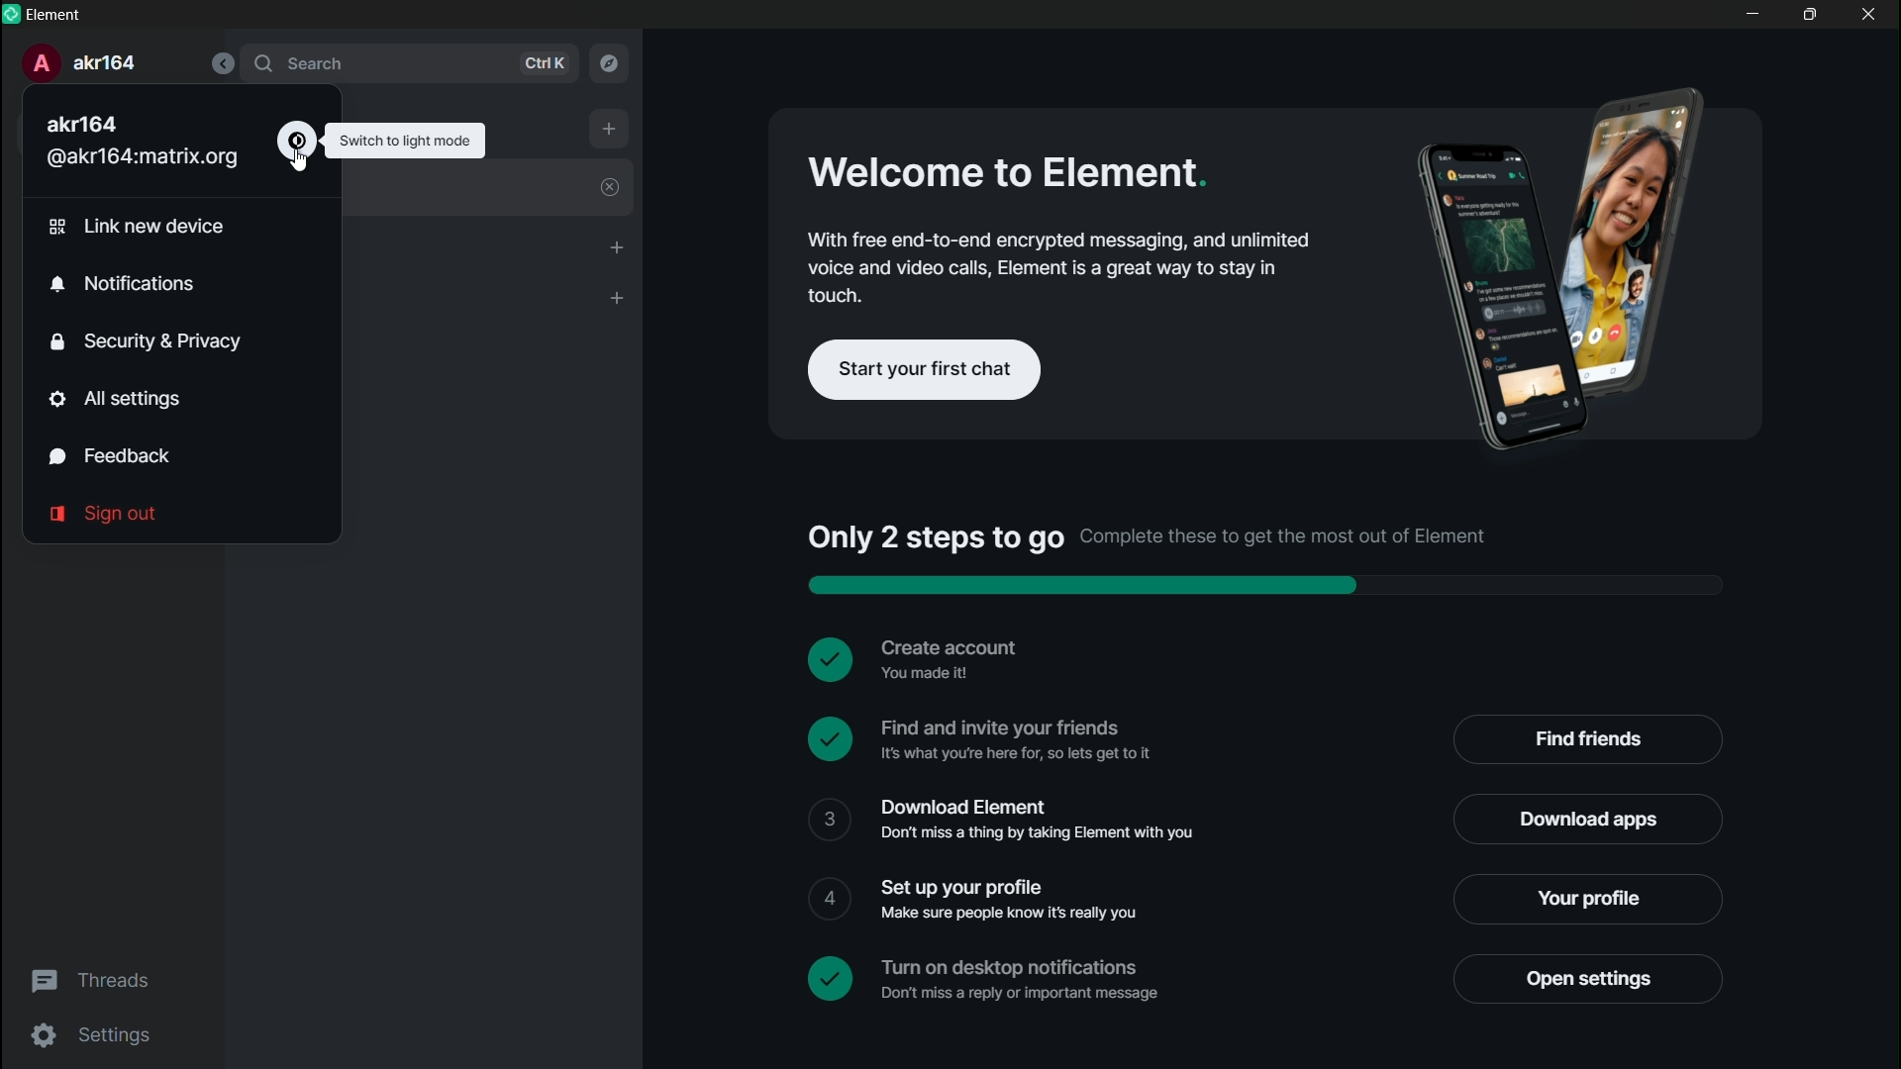 The height and width of the screenshot is (1069, 1901). Describe the element at coordinates (299, 168) in the screenshot. I see `cursor` at that location.